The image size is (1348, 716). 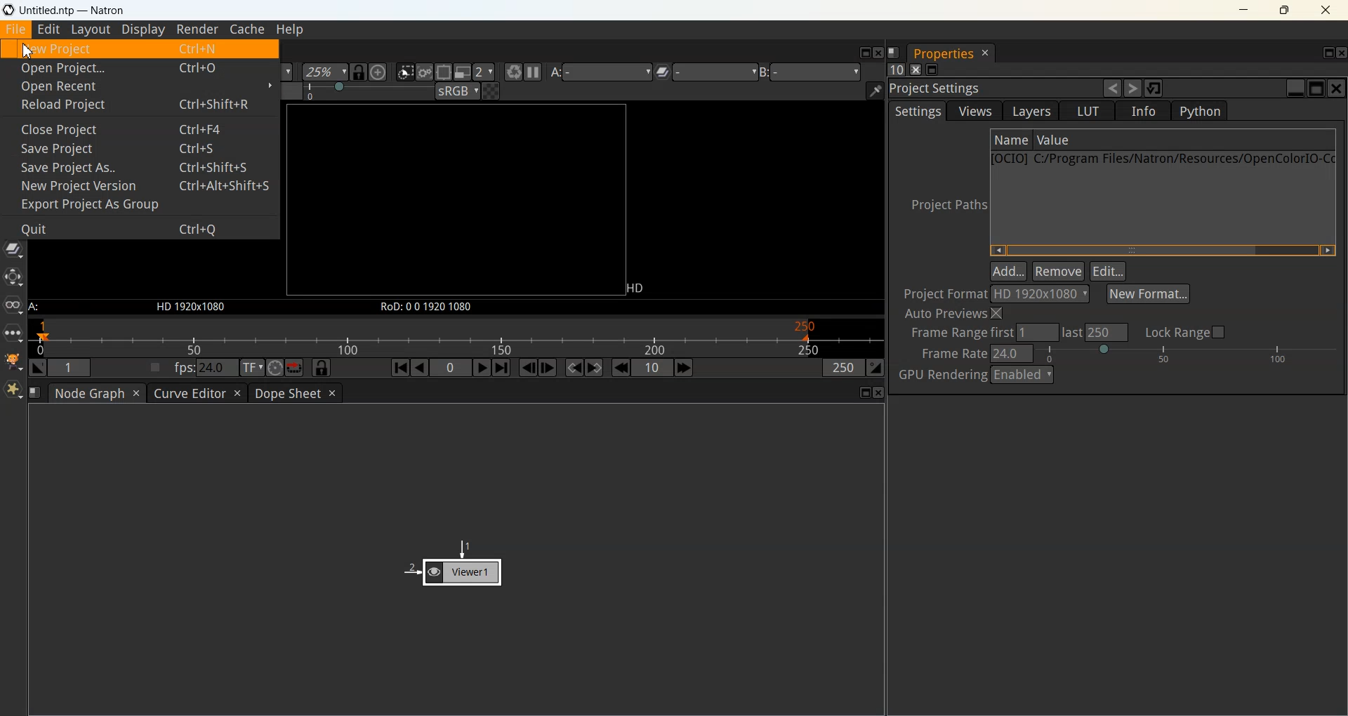 What do you see at coordinates (548, 367) in the screenshot?
I see `Next Frame` at bounding box center [548, 367].